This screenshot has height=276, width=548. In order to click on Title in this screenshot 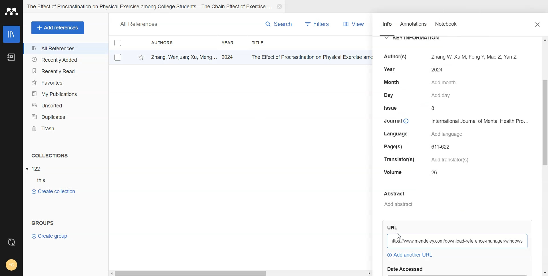, I will do `click(276, 43)`.